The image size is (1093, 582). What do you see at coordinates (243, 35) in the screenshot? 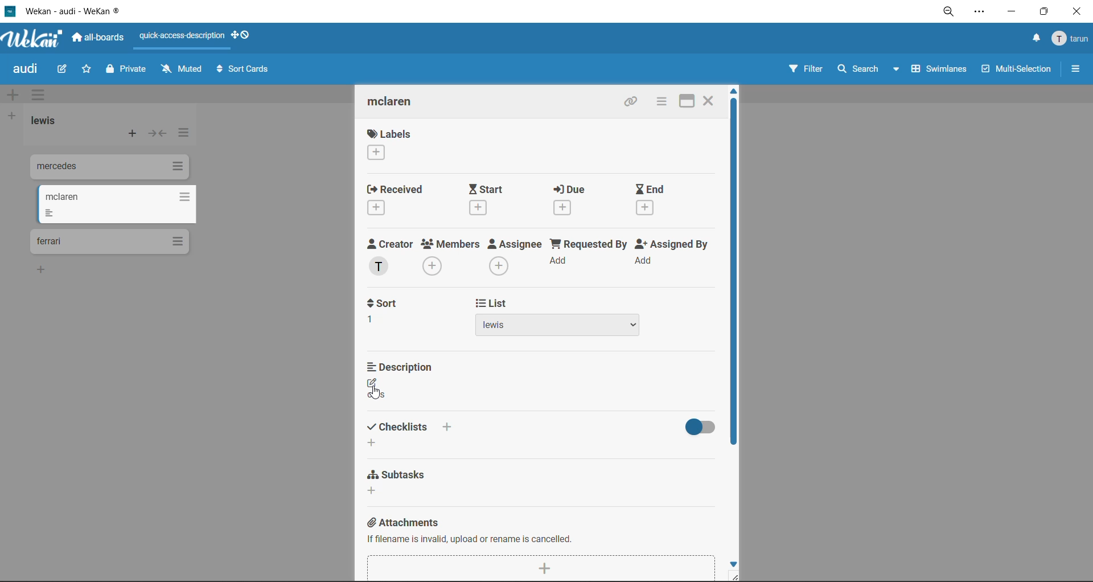
I see `show desktop drag handles` at bounding box center [243, 35].